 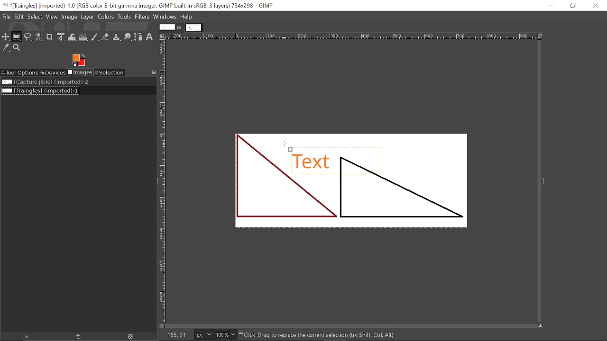 I want to click on Rectangular select, so click(x=17, y=36).